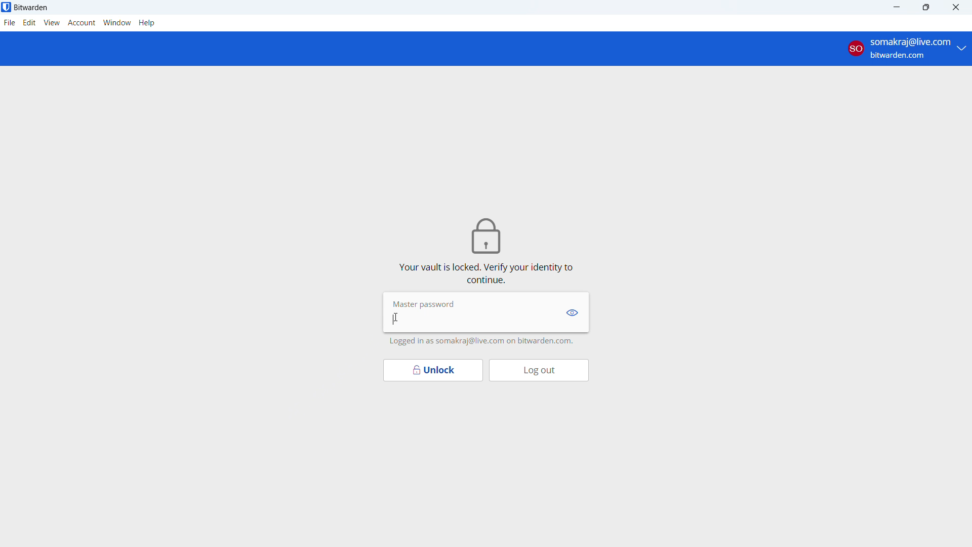  Describe the element at coordinates (31, 8) in the screenshot. I see `title` at that location.